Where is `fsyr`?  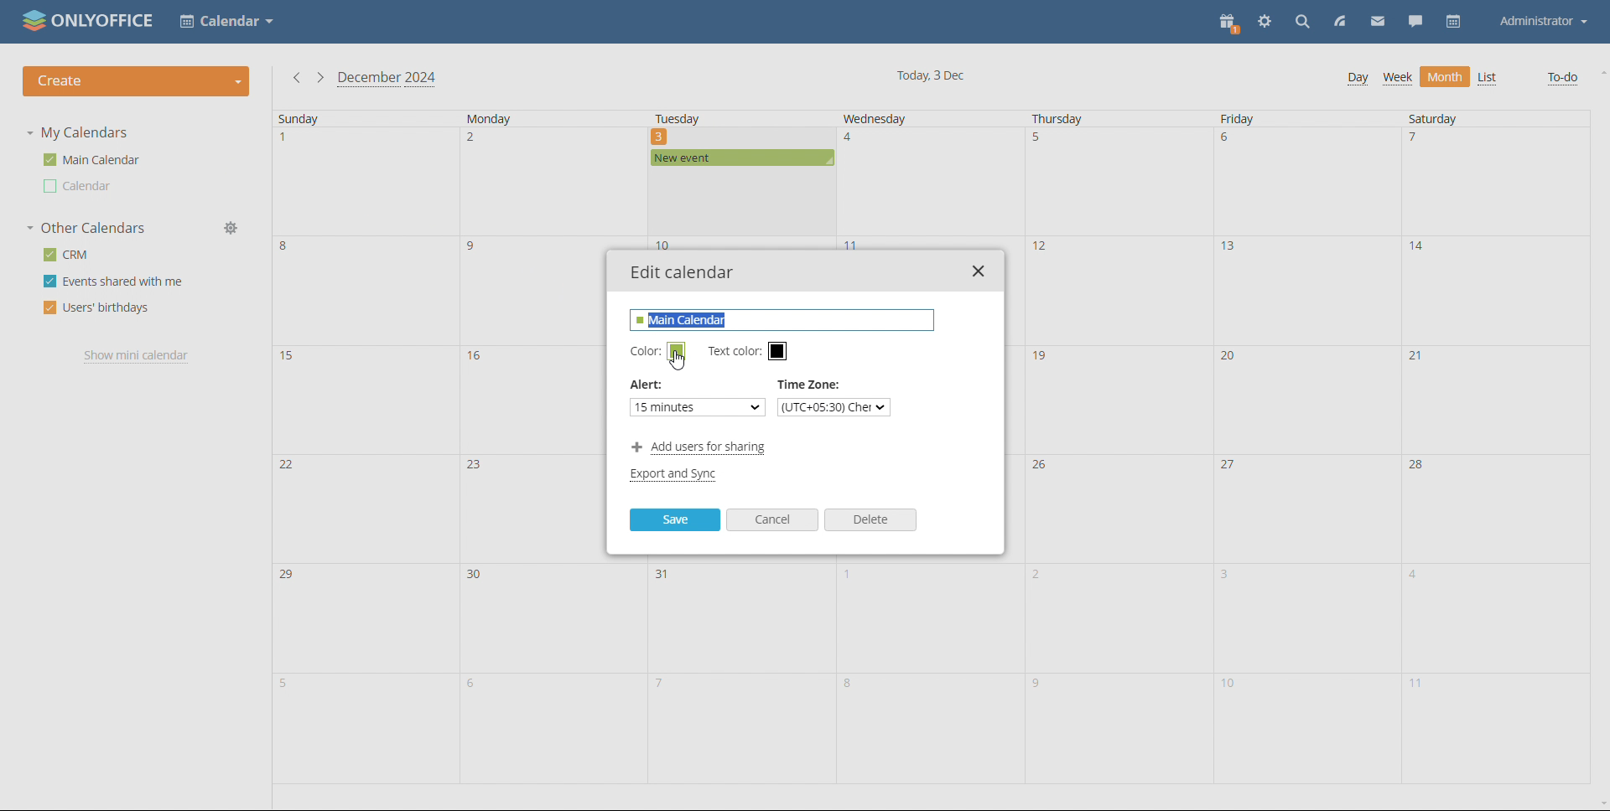
fsyr is located at coordinates (1114, 731).